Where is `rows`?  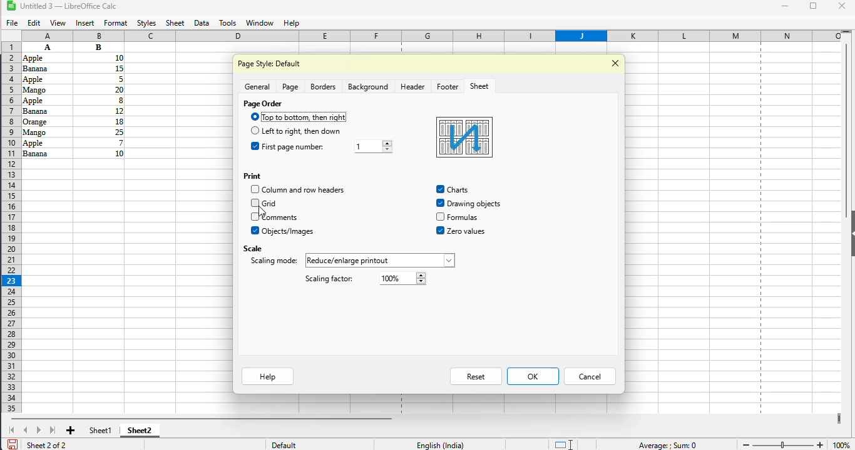 rows is located at coordinates (9, 227).